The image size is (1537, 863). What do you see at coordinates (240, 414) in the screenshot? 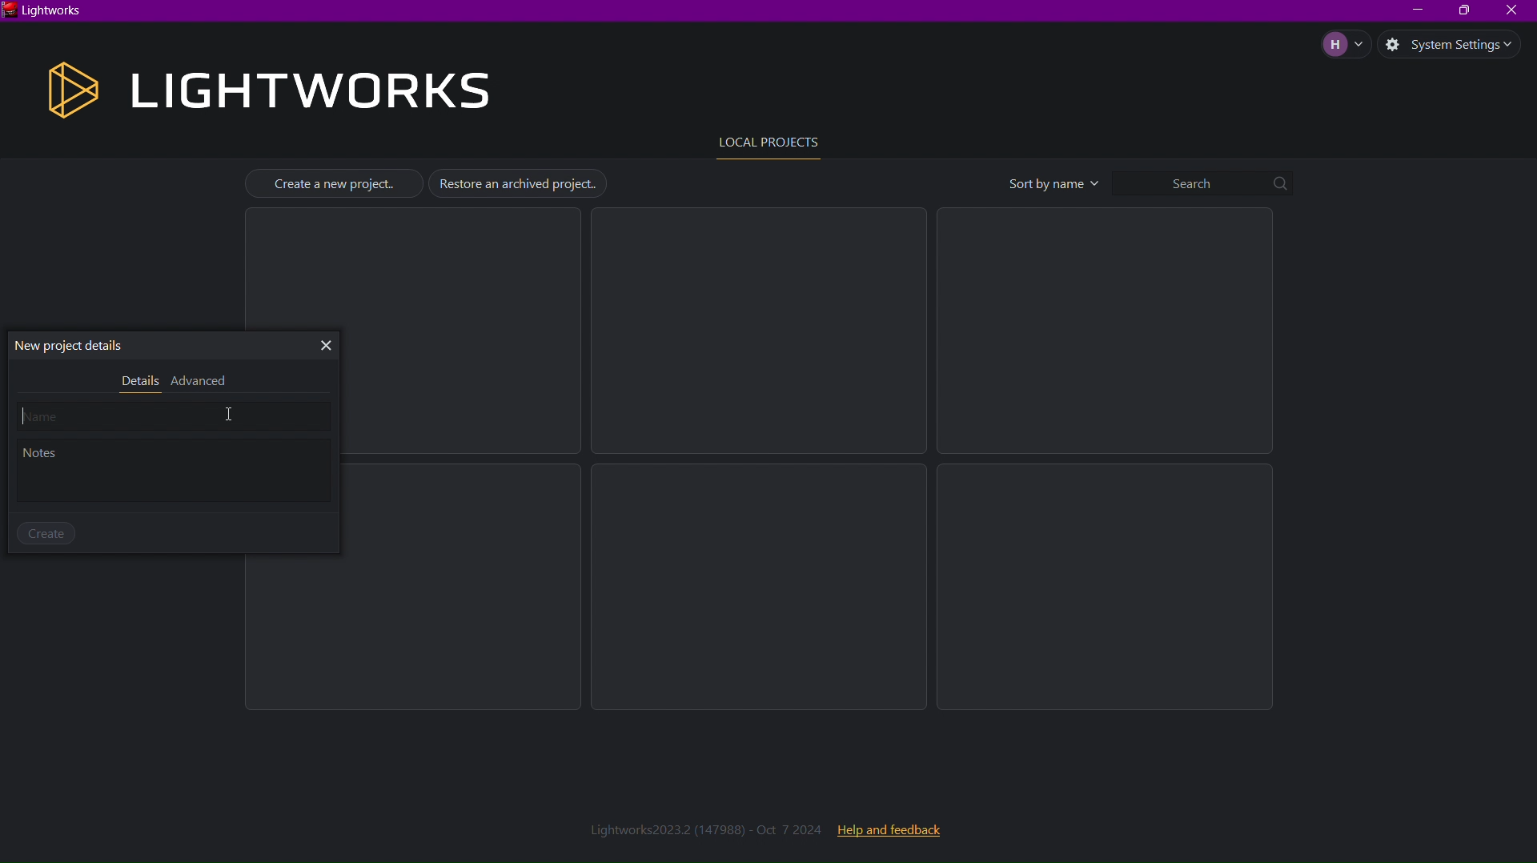
I see `cursor` at bounding box center [240, 414].